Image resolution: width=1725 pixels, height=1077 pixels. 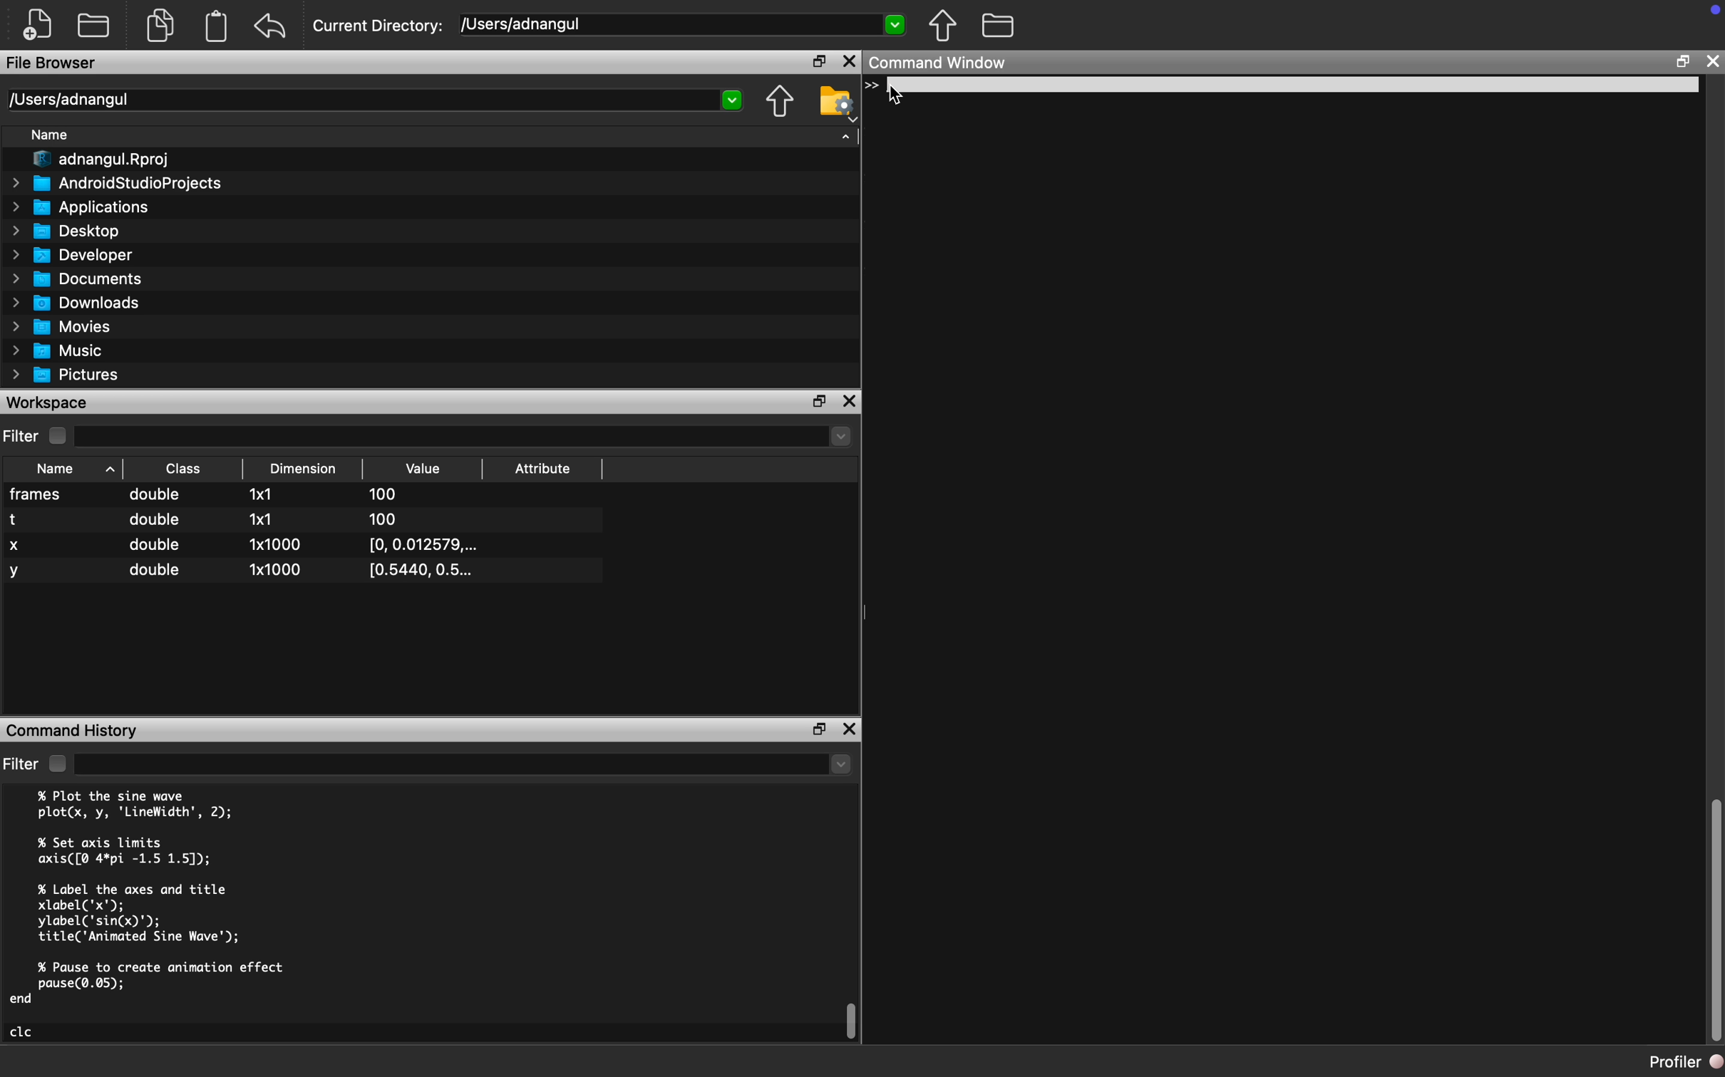 What do you see at coordinates (99, 160) in the screenshot?
I see `adnangul.Rproj` at bounding box center [99, 160].